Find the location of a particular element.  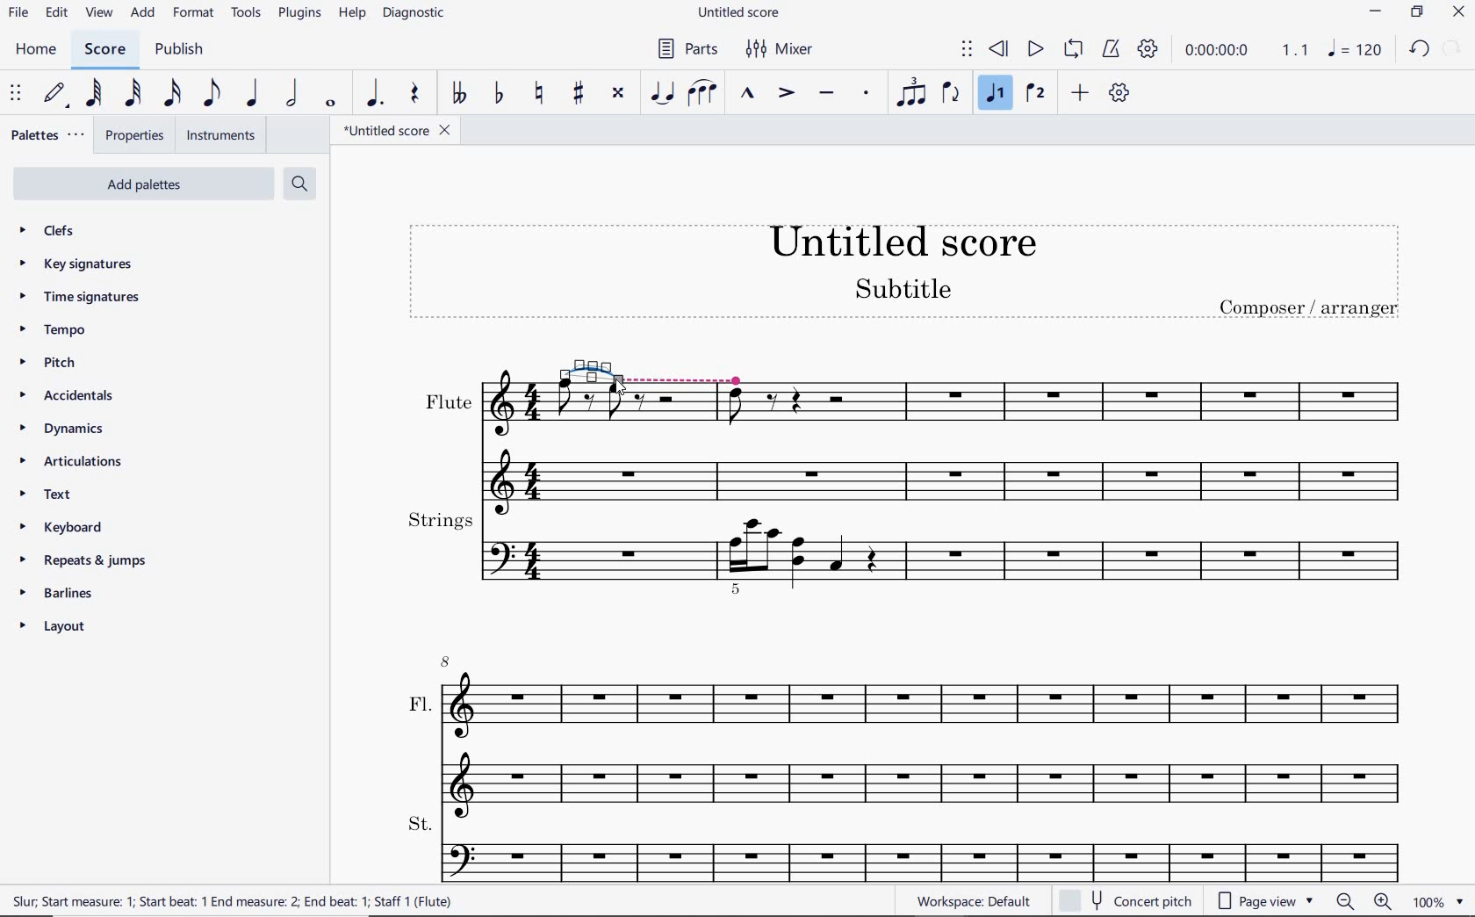

REST is located at coordinates (415, 94).